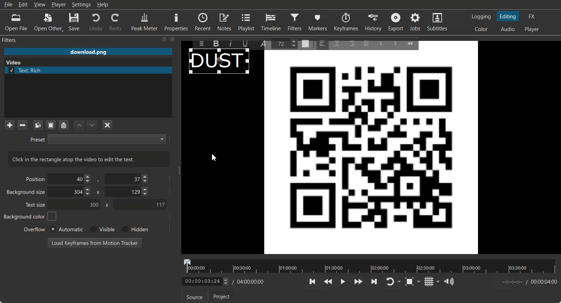  What do you see at coordinates (346, 21) in the screenshot?
I see `Keyframes` at bounding box center [346, 21].